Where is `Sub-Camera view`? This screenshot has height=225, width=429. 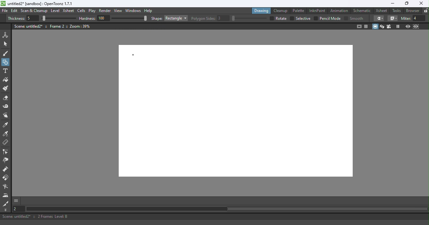
Sub-Camera view is located at coordinates (416, 26).